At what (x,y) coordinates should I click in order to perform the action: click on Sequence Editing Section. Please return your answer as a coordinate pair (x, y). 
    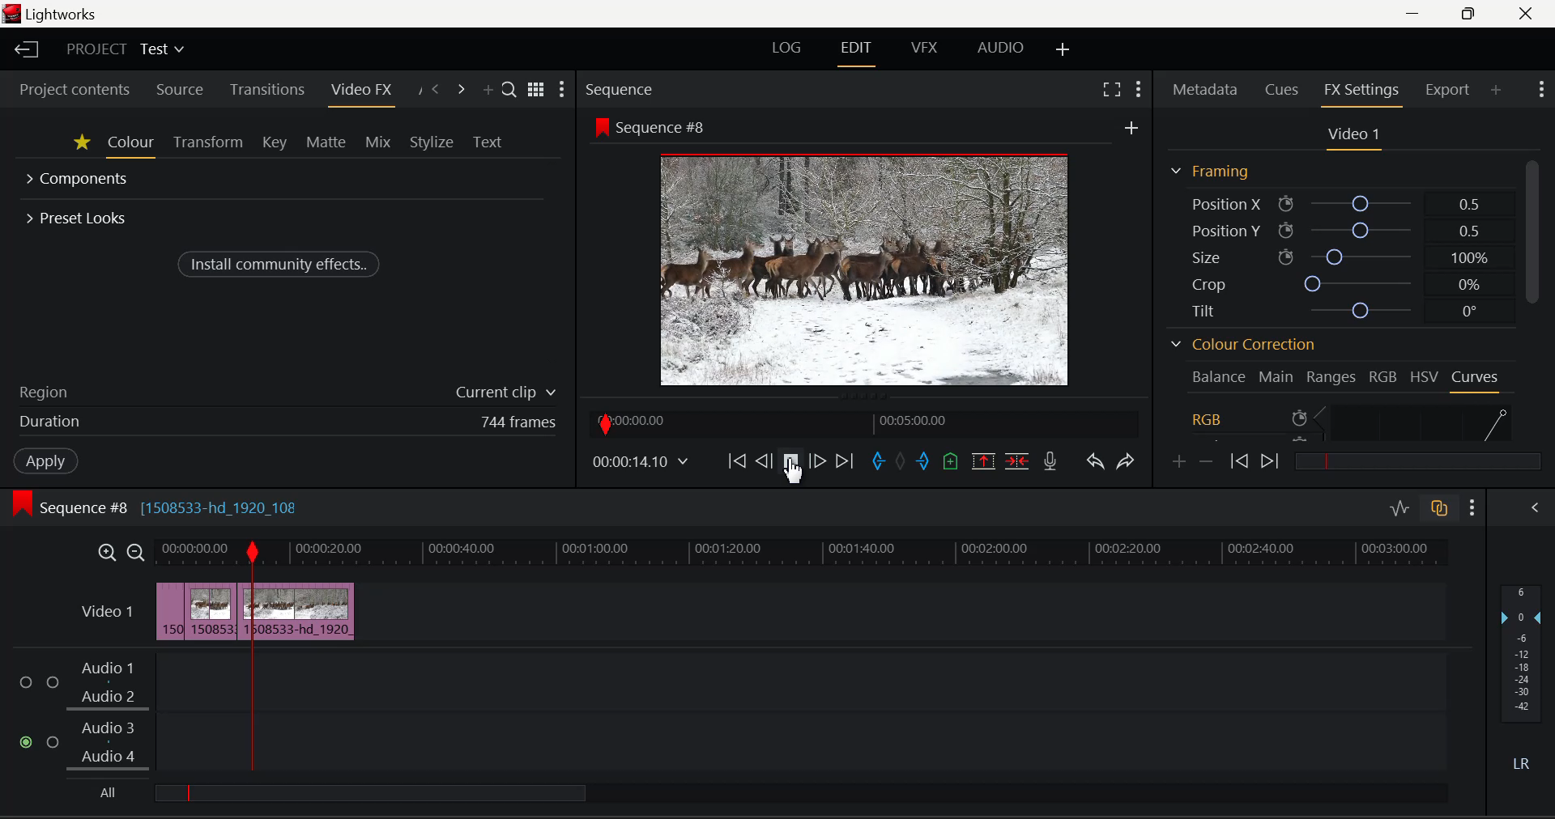
    Looking at the image, I should click on (159, 507).